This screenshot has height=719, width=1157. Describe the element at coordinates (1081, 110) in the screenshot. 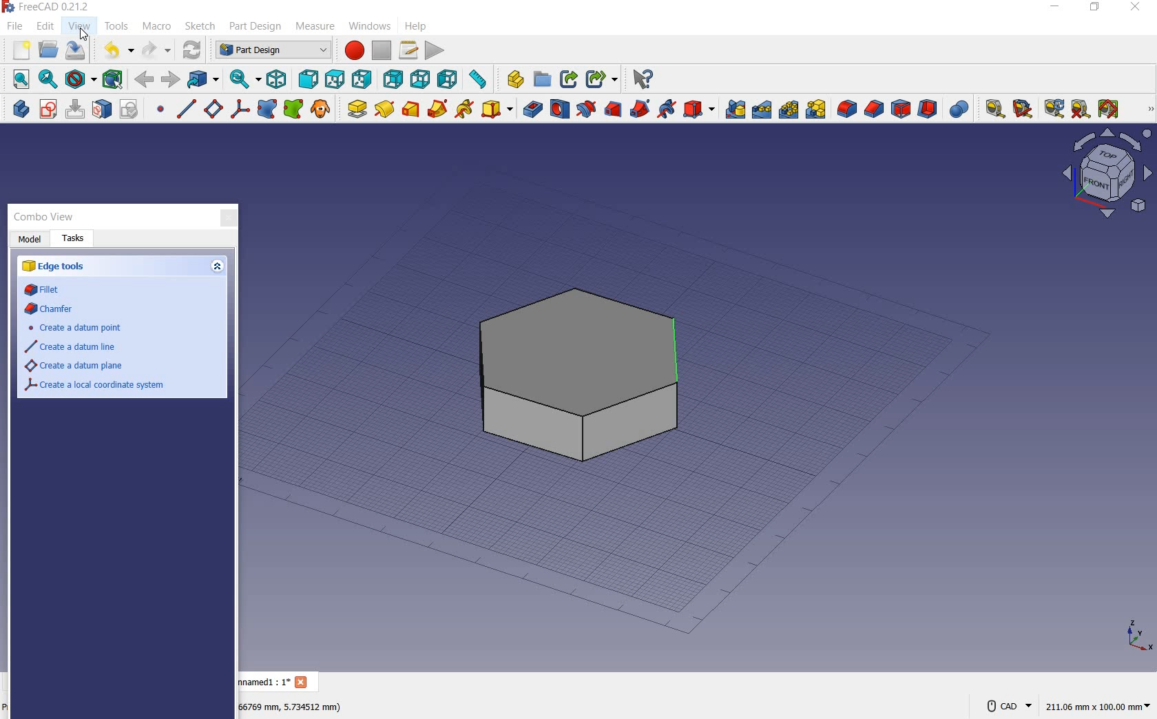

I see `clear all` at that location.